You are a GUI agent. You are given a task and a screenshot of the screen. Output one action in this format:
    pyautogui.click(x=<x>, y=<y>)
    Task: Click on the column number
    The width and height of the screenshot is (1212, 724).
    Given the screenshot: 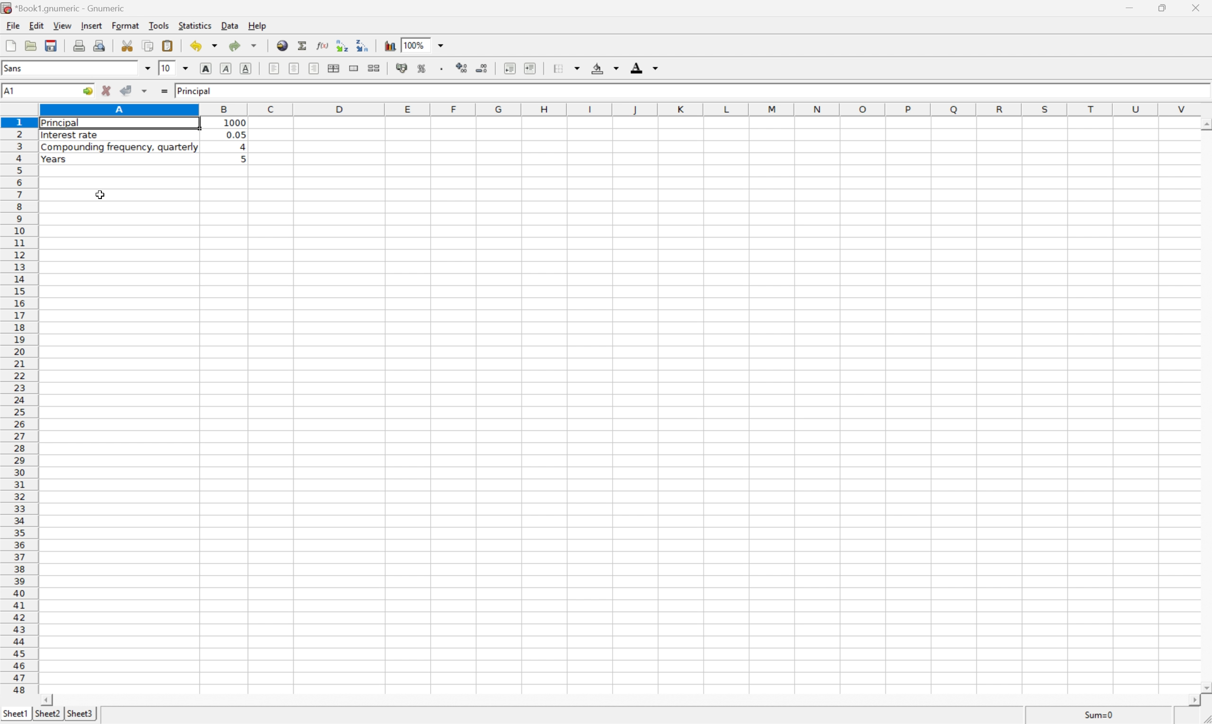 What is the action you would take?
    pyautogui.click(x=623, y=109)
    